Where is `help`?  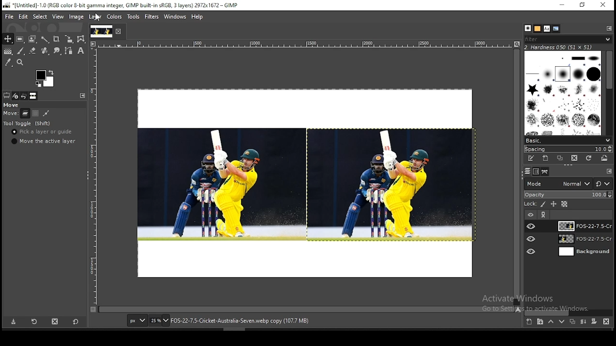 help is located at coordinates (197, 18).